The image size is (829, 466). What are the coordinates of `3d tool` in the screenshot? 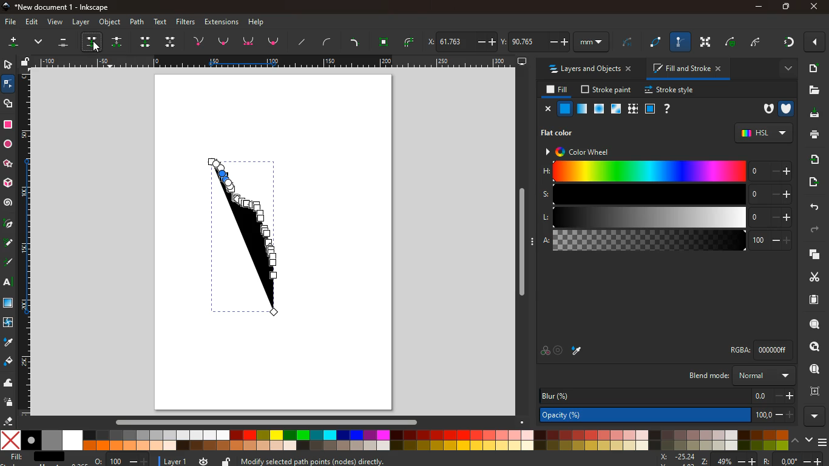 It's located at (9, 183).